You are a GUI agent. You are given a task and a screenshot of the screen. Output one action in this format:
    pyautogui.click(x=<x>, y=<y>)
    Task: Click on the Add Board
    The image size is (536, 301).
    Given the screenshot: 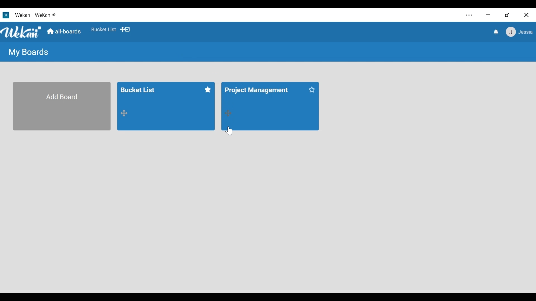 What is the action you would take?
    pyautogui.click(x=61, y=106)
    